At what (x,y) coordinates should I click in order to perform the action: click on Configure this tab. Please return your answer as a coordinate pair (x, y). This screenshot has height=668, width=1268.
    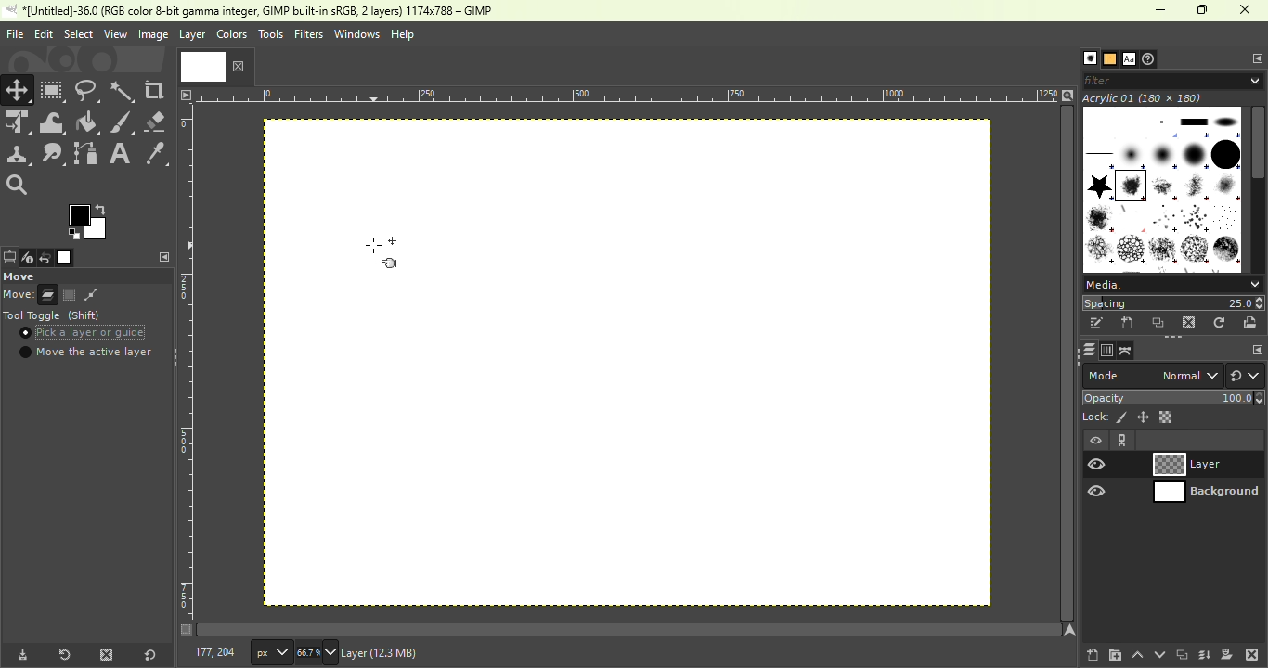
    Looking at the image, I should click on (1252, 349).